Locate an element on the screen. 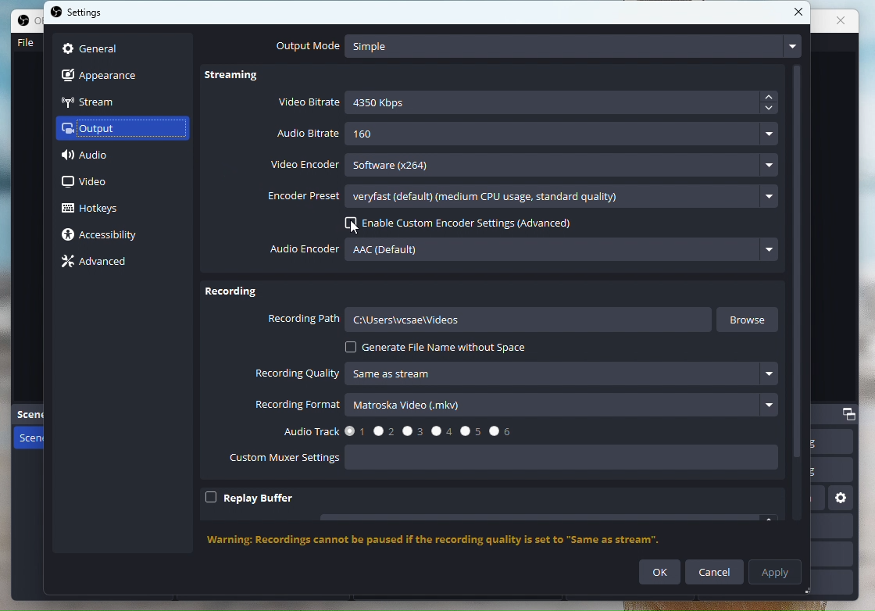  Apply is located at coordinates (777, 571).